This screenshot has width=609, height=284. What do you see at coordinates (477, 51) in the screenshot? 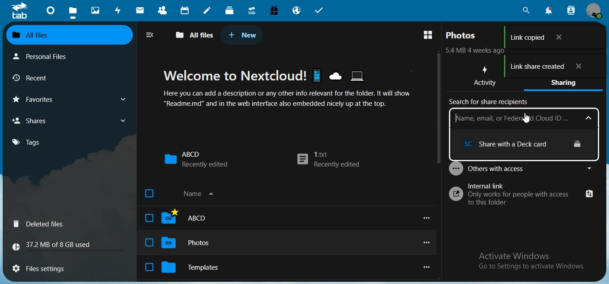
I see `text` at bounding box center [477, 51].